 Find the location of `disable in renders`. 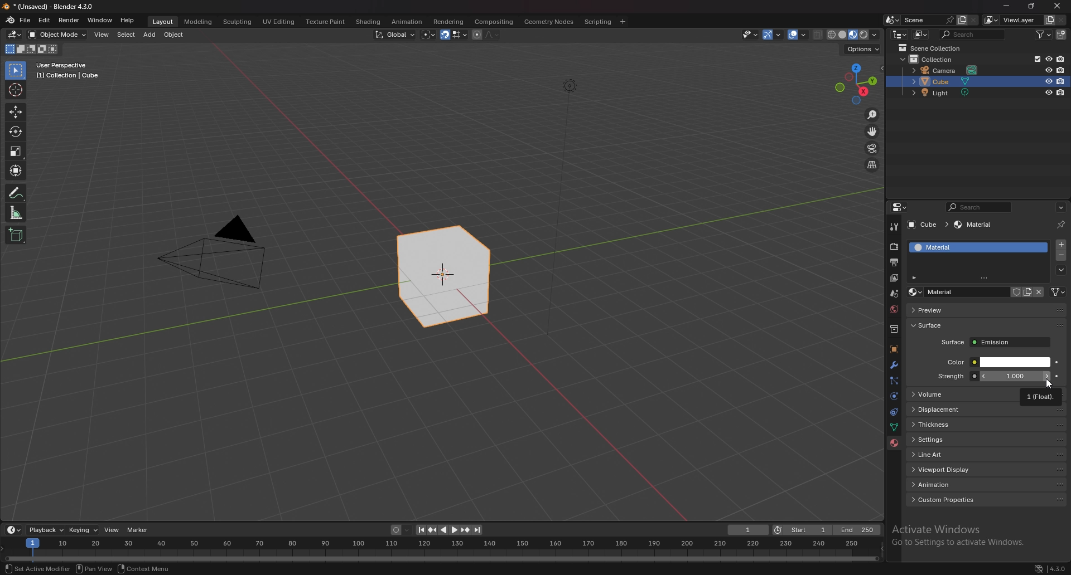

disable in renders is located at coordinates (1061, 70).